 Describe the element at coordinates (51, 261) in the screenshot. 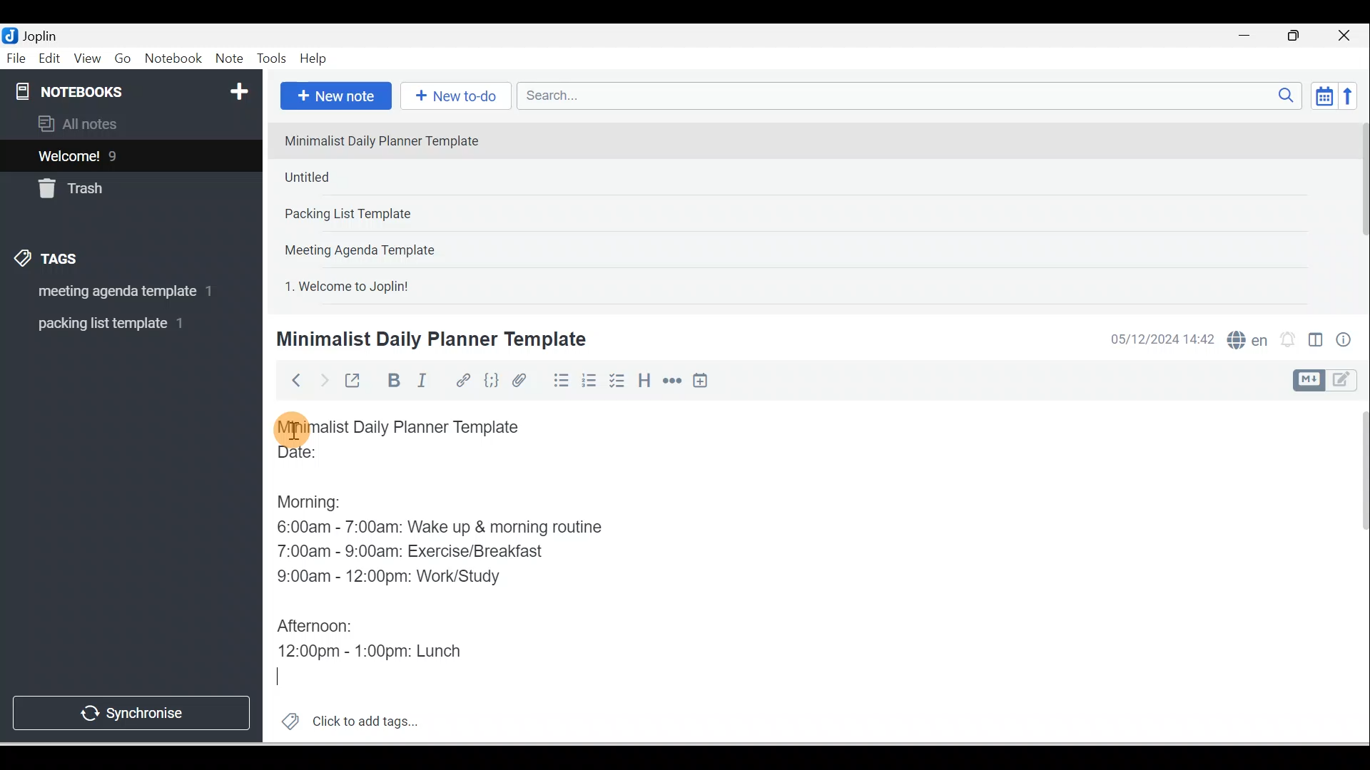

I see `Tags` at that location.